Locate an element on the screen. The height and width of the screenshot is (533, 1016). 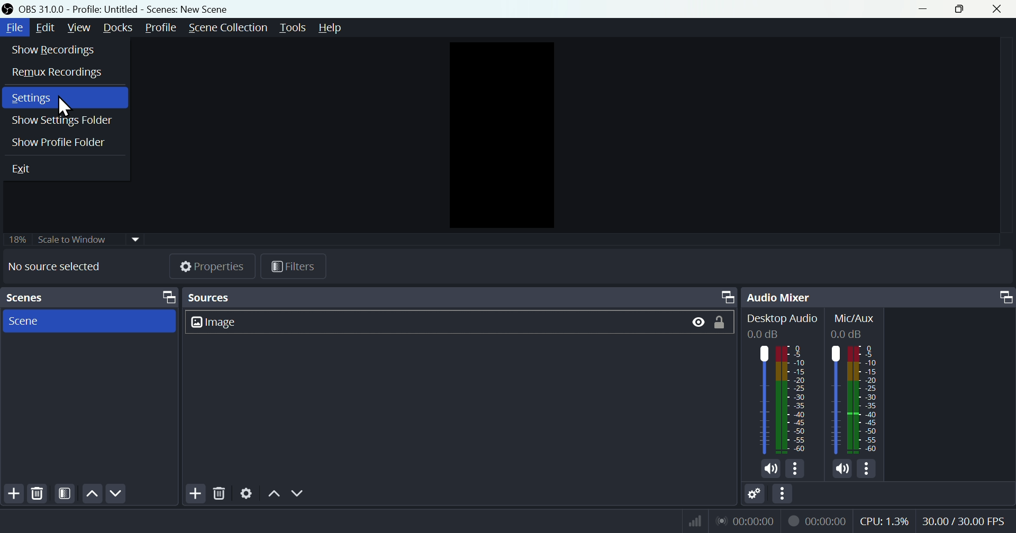
Edit is located at coordinates (45, 30).